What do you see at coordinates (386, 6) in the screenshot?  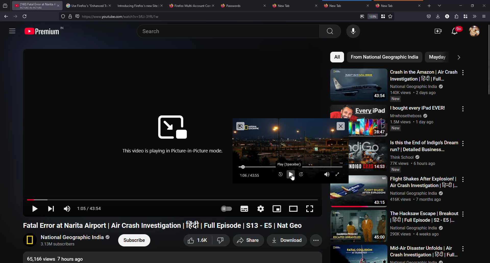 I see `tab` at bounding box center [386, 6].